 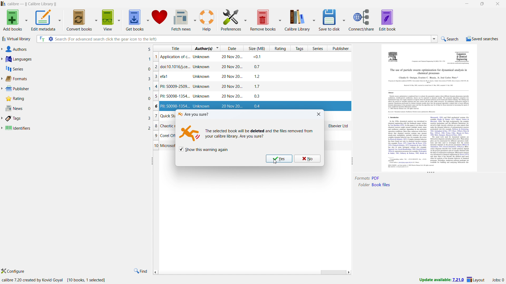 What do you see at coordinates (344, 19) in the screenshot?
I see `save to disk options` at bounding box center [344, 19].